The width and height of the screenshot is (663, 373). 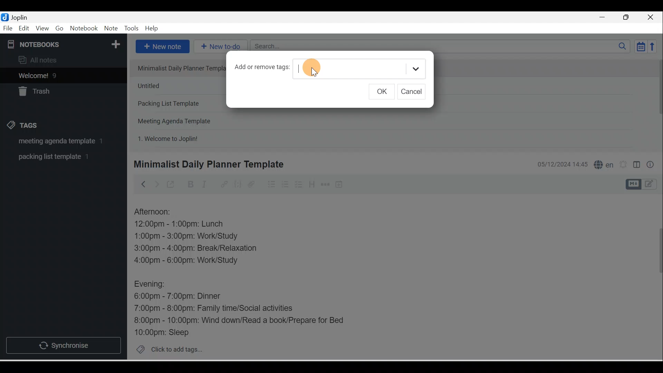 What do you see at coordinates (110, 29) in the screenshot?
I see `Note` at bounding box center [110, 29].